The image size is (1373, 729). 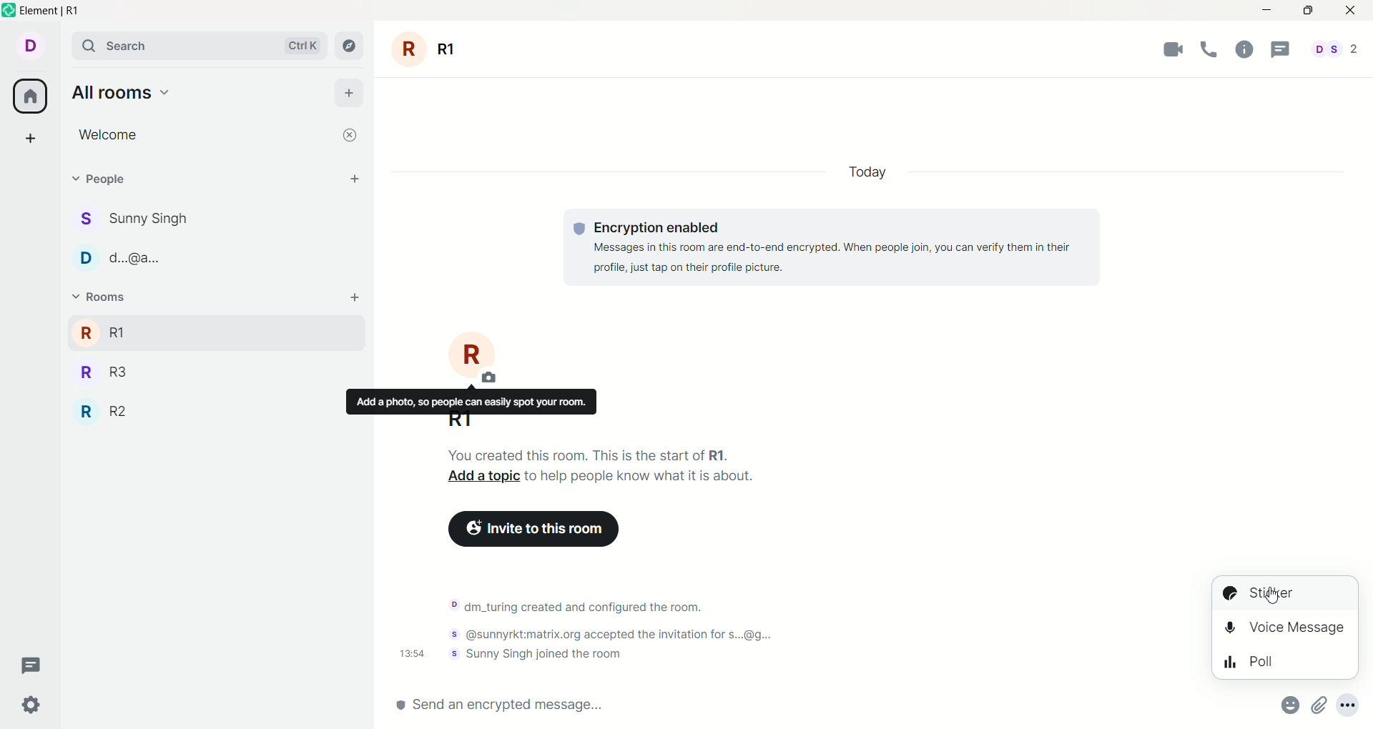 What do you see at coordinates (104, 297) in the screenshot?
I see `rooms` at bounding box center [104, 297].